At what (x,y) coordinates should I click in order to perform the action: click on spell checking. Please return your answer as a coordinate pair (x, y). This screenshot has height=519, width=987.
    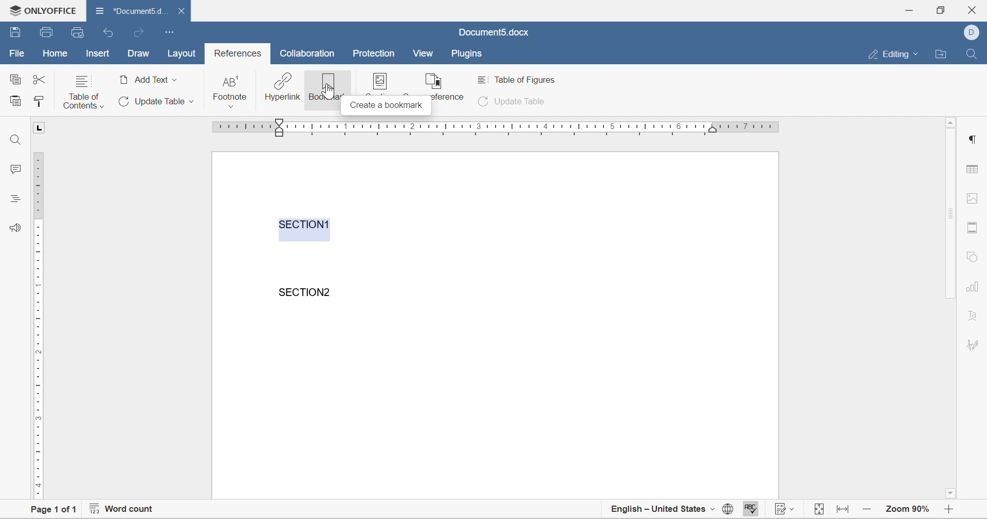
    Looking at the image, I should click on (749, 510).